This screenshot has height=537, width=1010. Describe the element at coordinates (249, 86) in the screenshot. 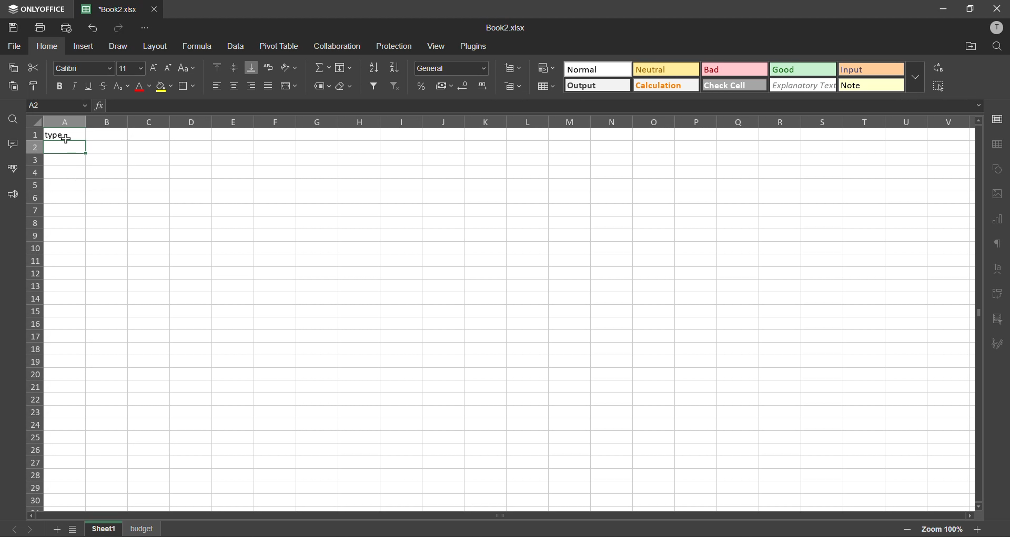

I see `align right` at that location.